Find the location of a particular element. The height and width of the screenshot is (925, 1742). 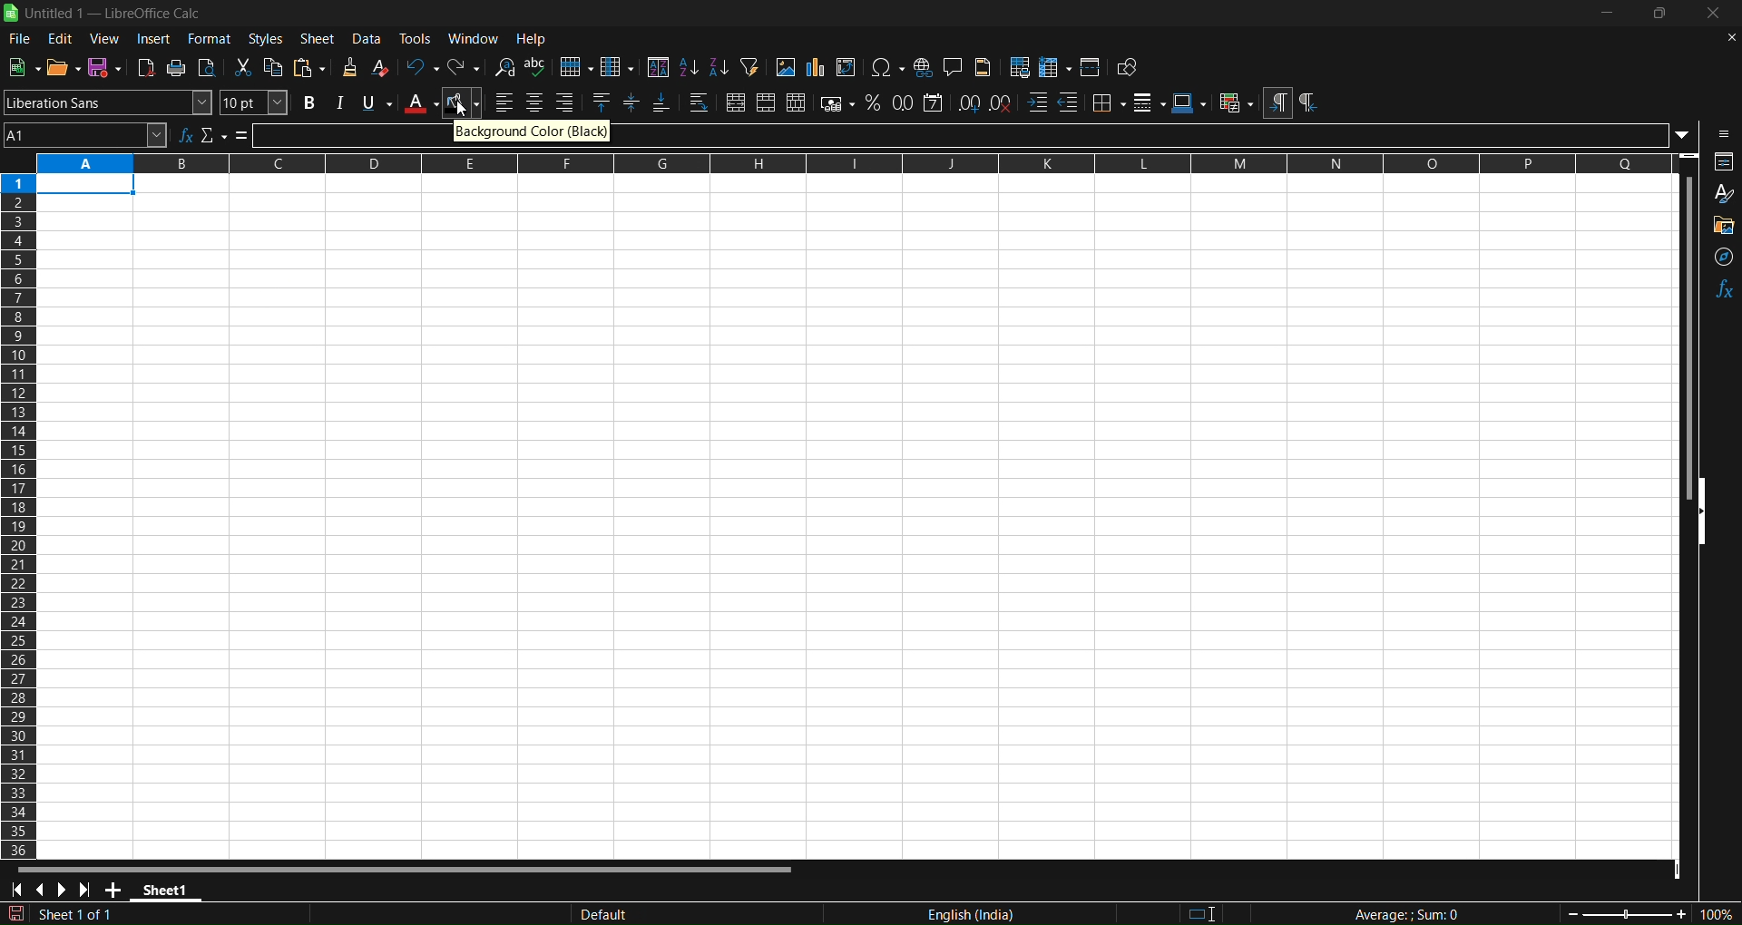

insert special characters is located at coordinates (886, 67).